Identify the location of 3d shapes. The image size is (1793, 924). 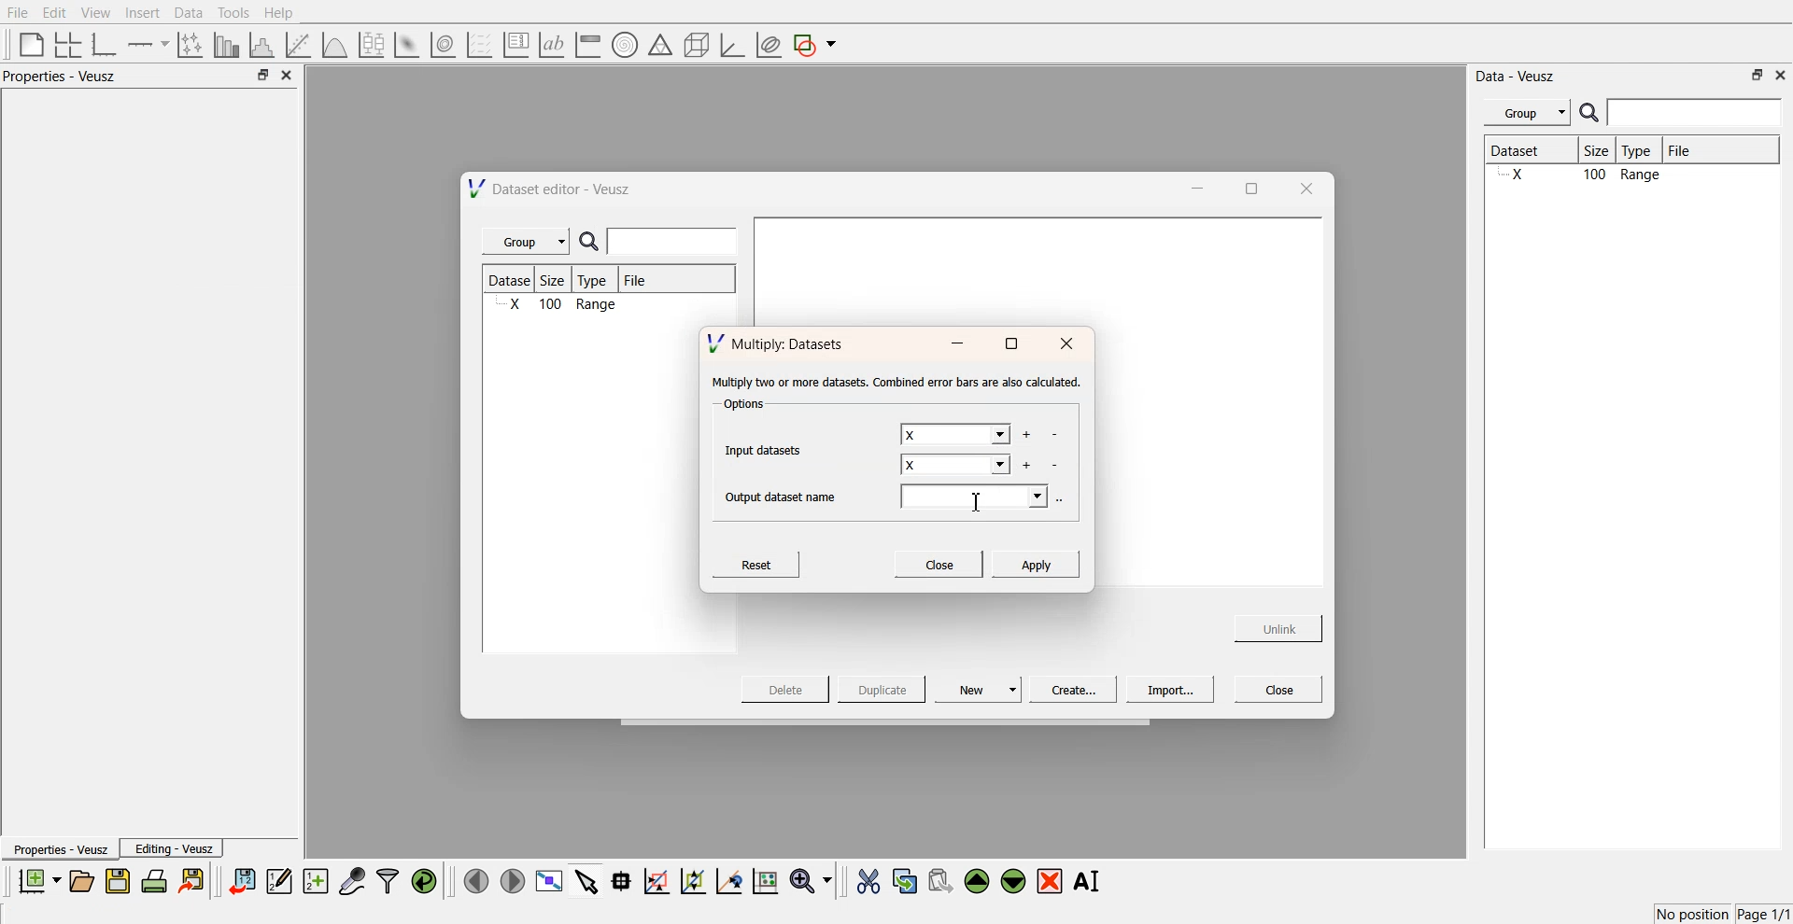
(693, 45).